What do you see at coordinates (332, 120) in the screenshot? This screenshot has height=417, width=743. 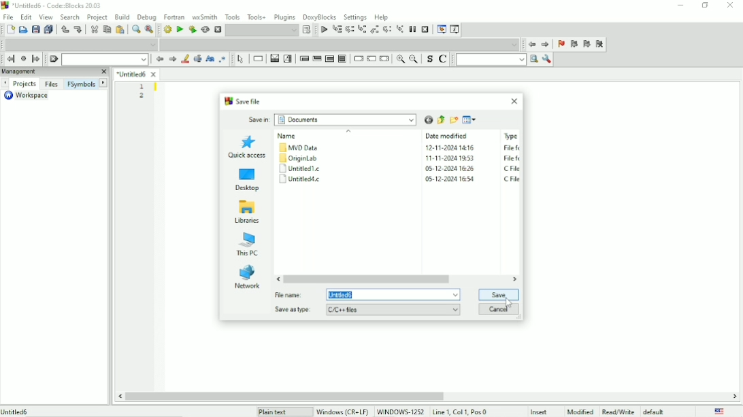 I see `Save in` at bounding box center [332, 120].